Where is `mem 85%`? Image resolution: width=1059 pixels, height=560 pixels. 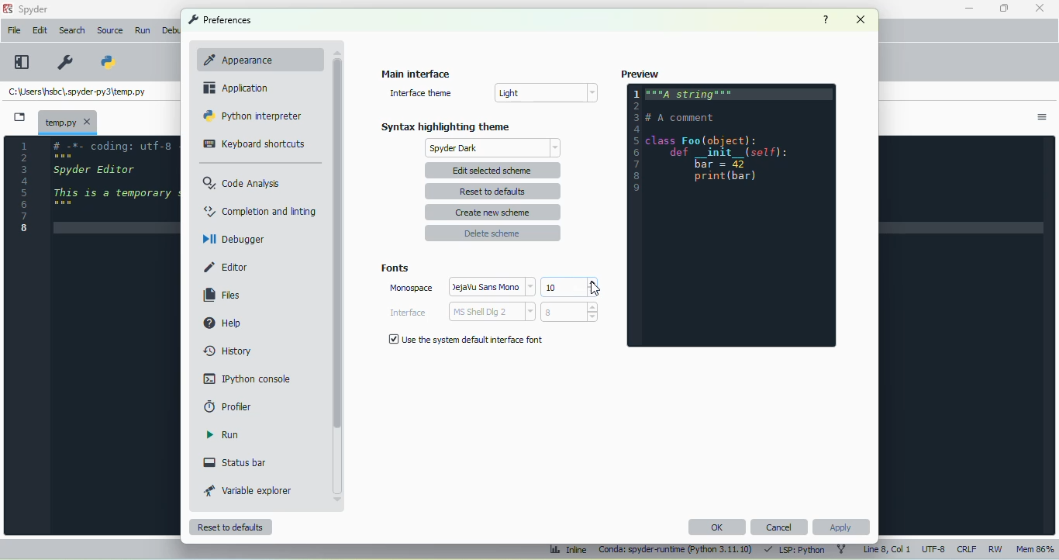
mem 85% is located at coordinates (1034, 548).